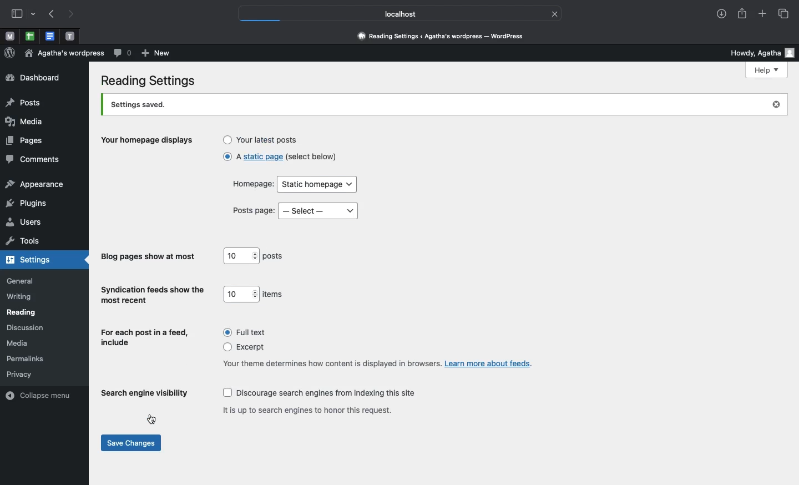 The width and height of the screenshot is (799, 485). I want to click on items, so click(274, 294).